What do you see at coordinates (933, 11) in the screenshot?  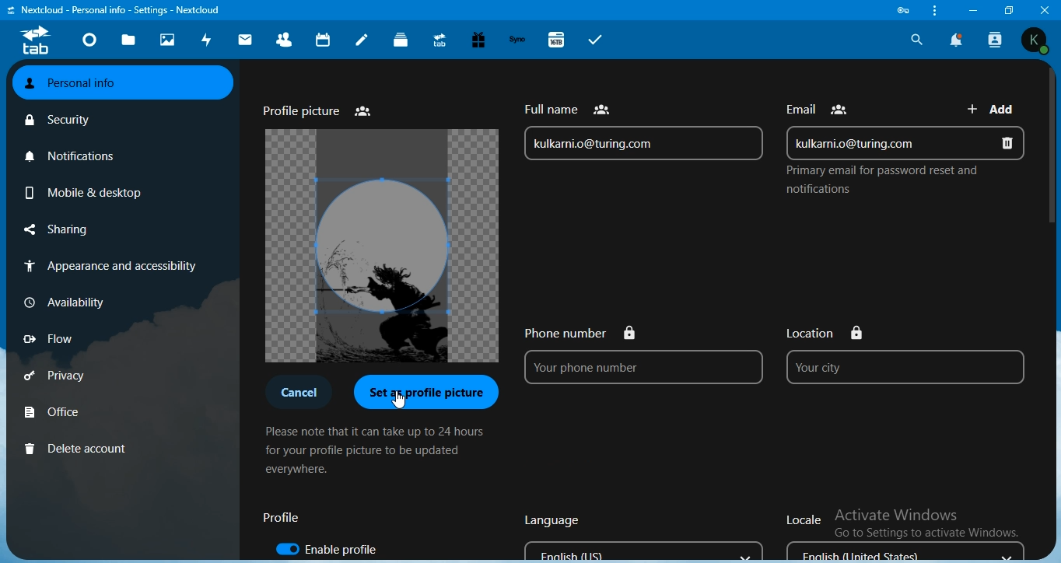 I see `customize & control nextcloud` at bounding box center [933, 11].